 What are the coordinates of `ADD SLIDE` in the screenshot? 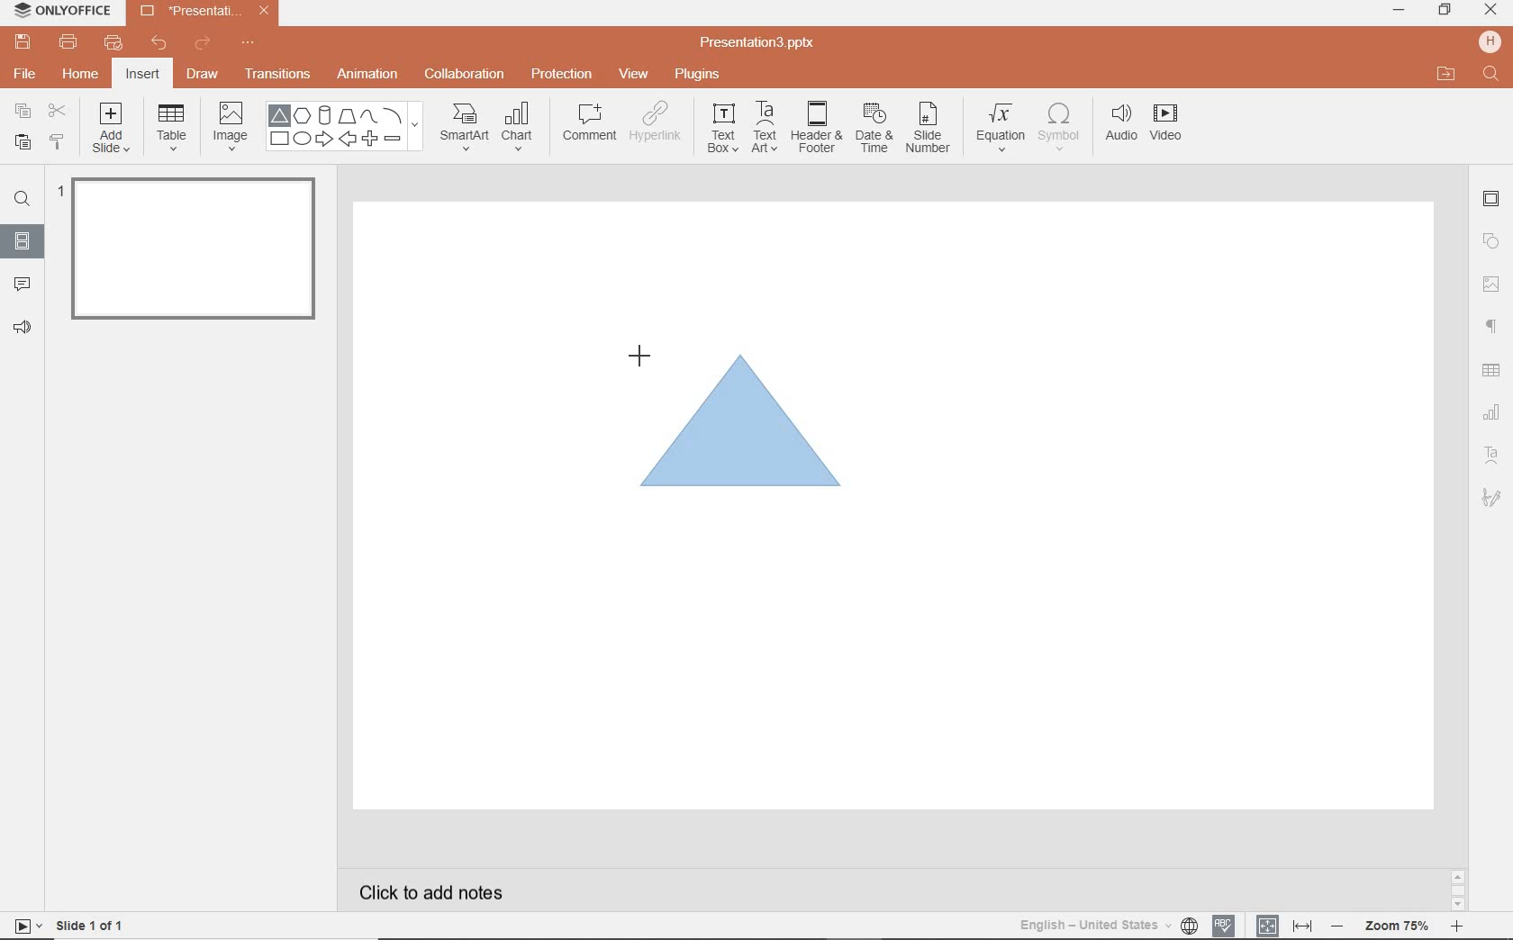 It's located at (113, 131).